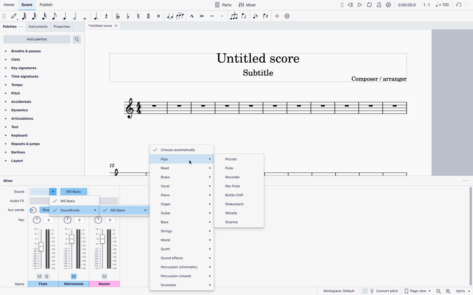 The image size is (473, 295). I want to click on rewind, so click(351, 4).